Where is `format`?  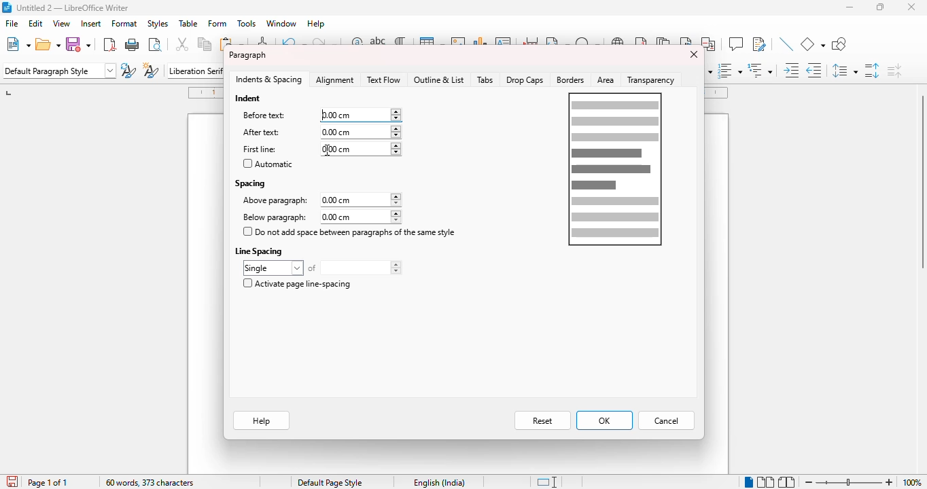 format is located at coordinates (124, 24).